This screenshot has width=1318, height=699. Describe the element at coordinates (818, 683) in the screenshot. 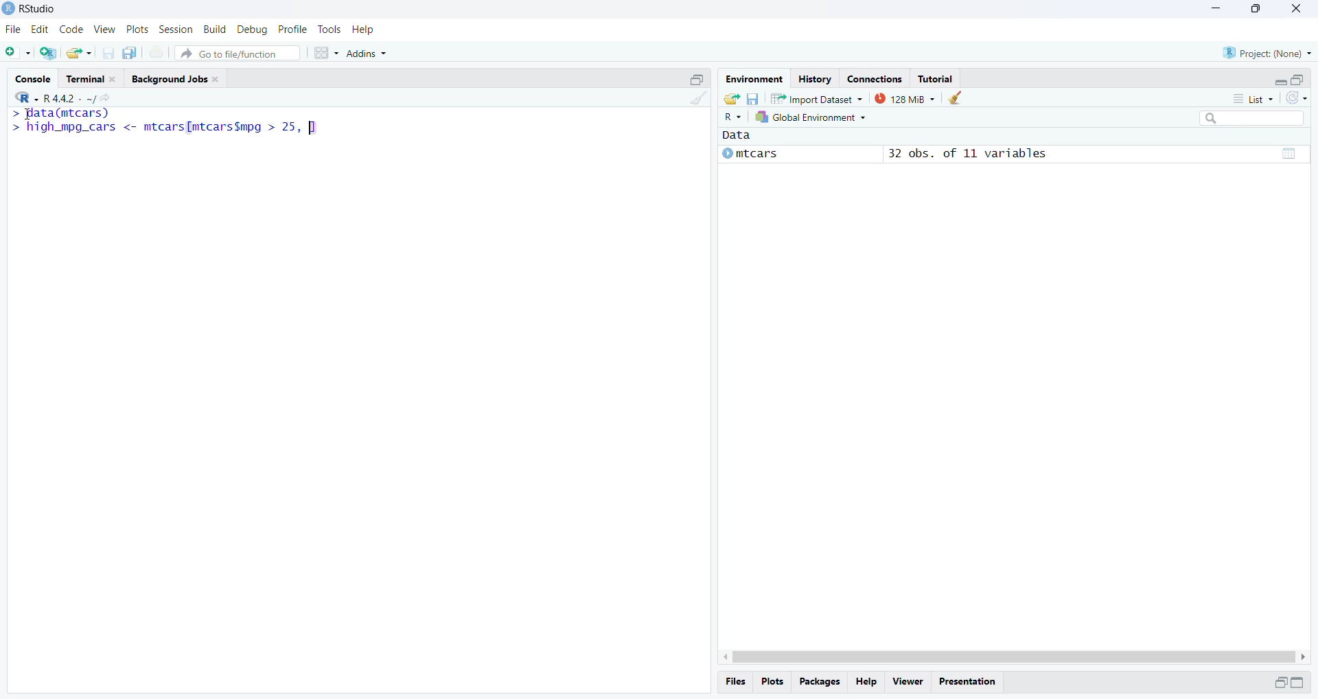

I see `packages` at that location.